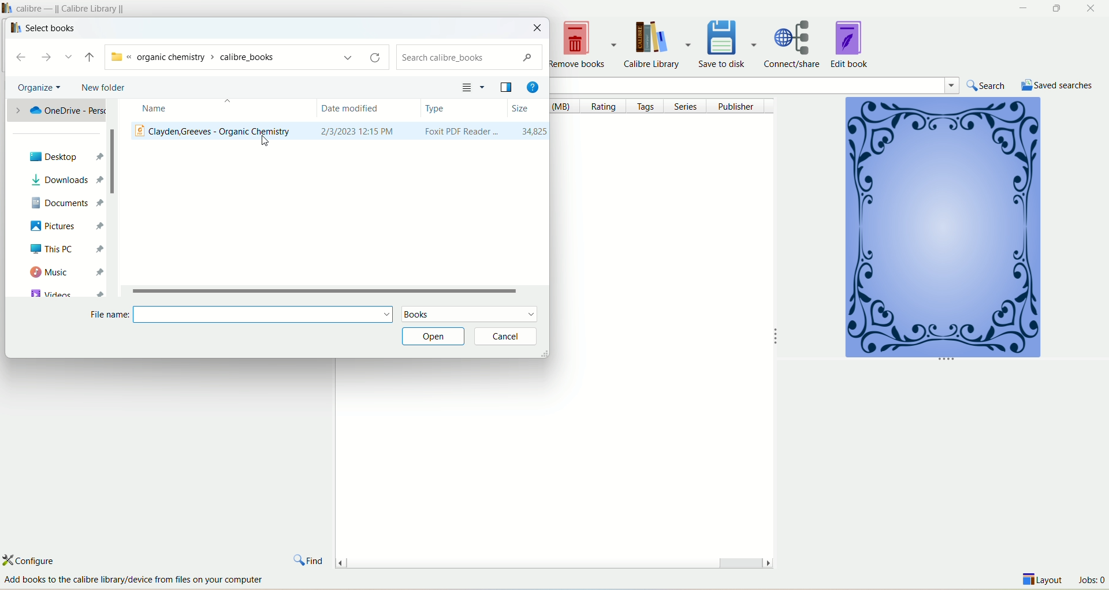 The height and width of the screenshot is (590, 1109). Describe the element at coordinates (214, 110) in the screenshot. I see `name` at that location.